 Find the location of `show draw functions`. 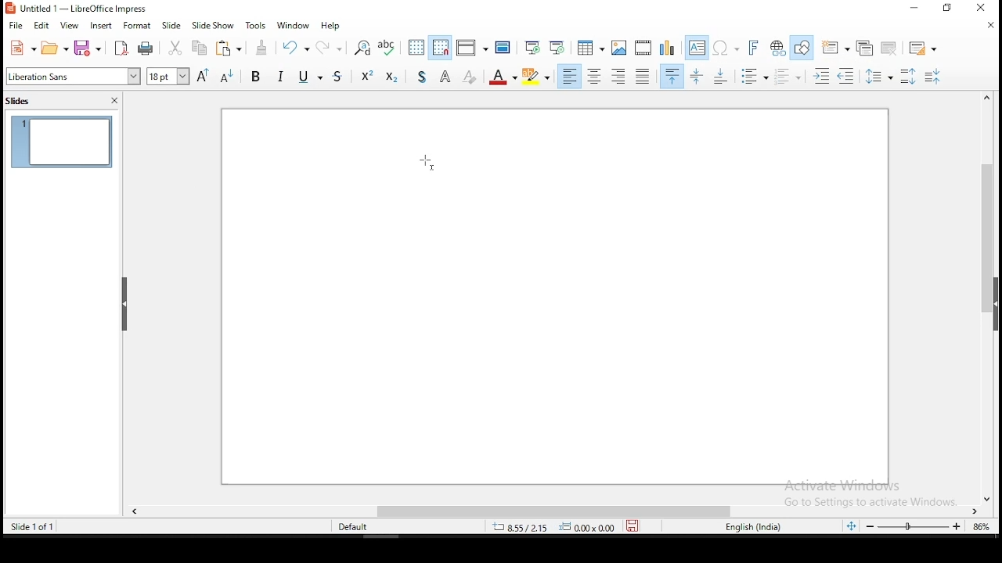

show draw functions is located at coordinates (802, 47).